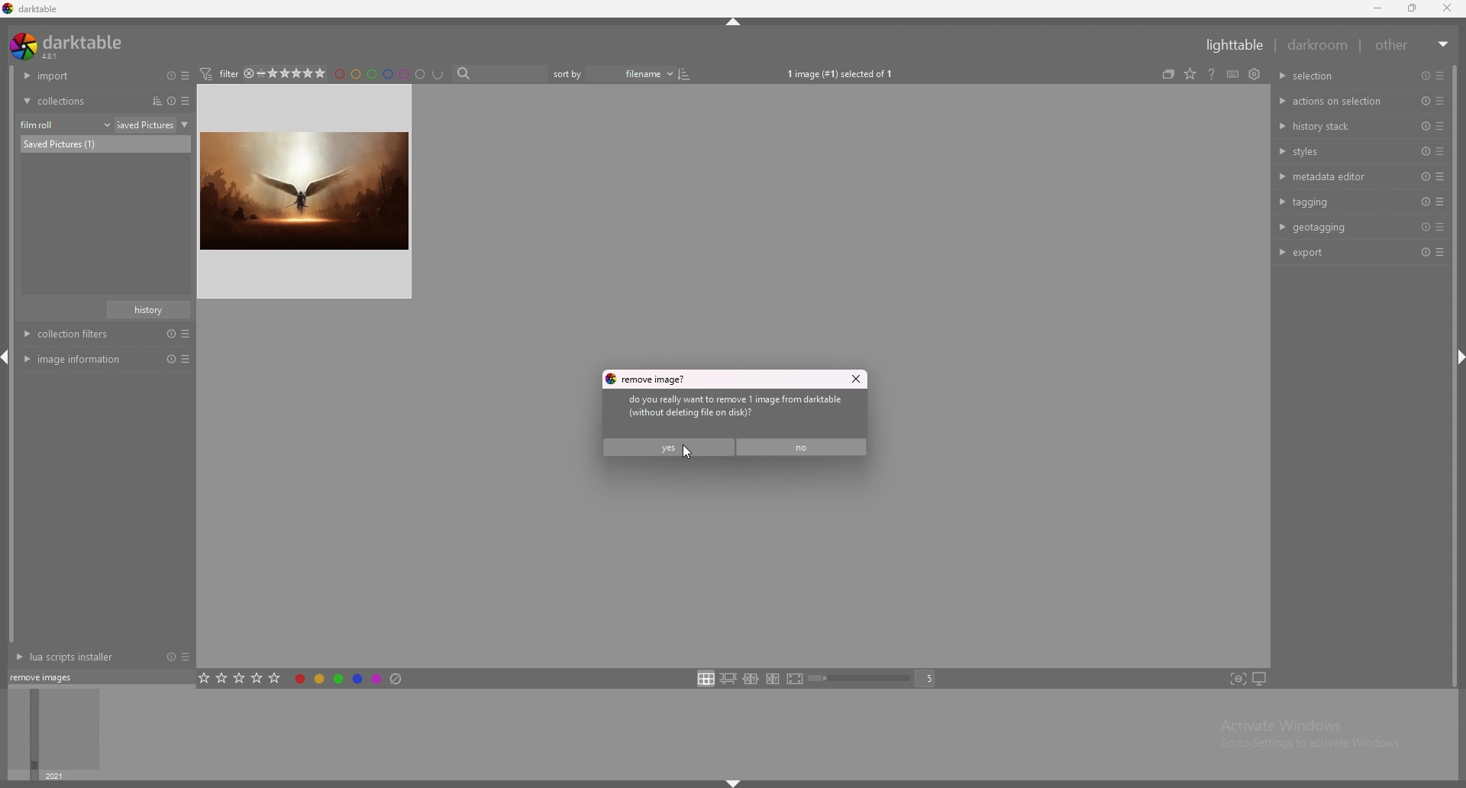  What do you see at coordinates (185, 676) in the screenshot?
I see `presets` at bounding box center [185, 676].